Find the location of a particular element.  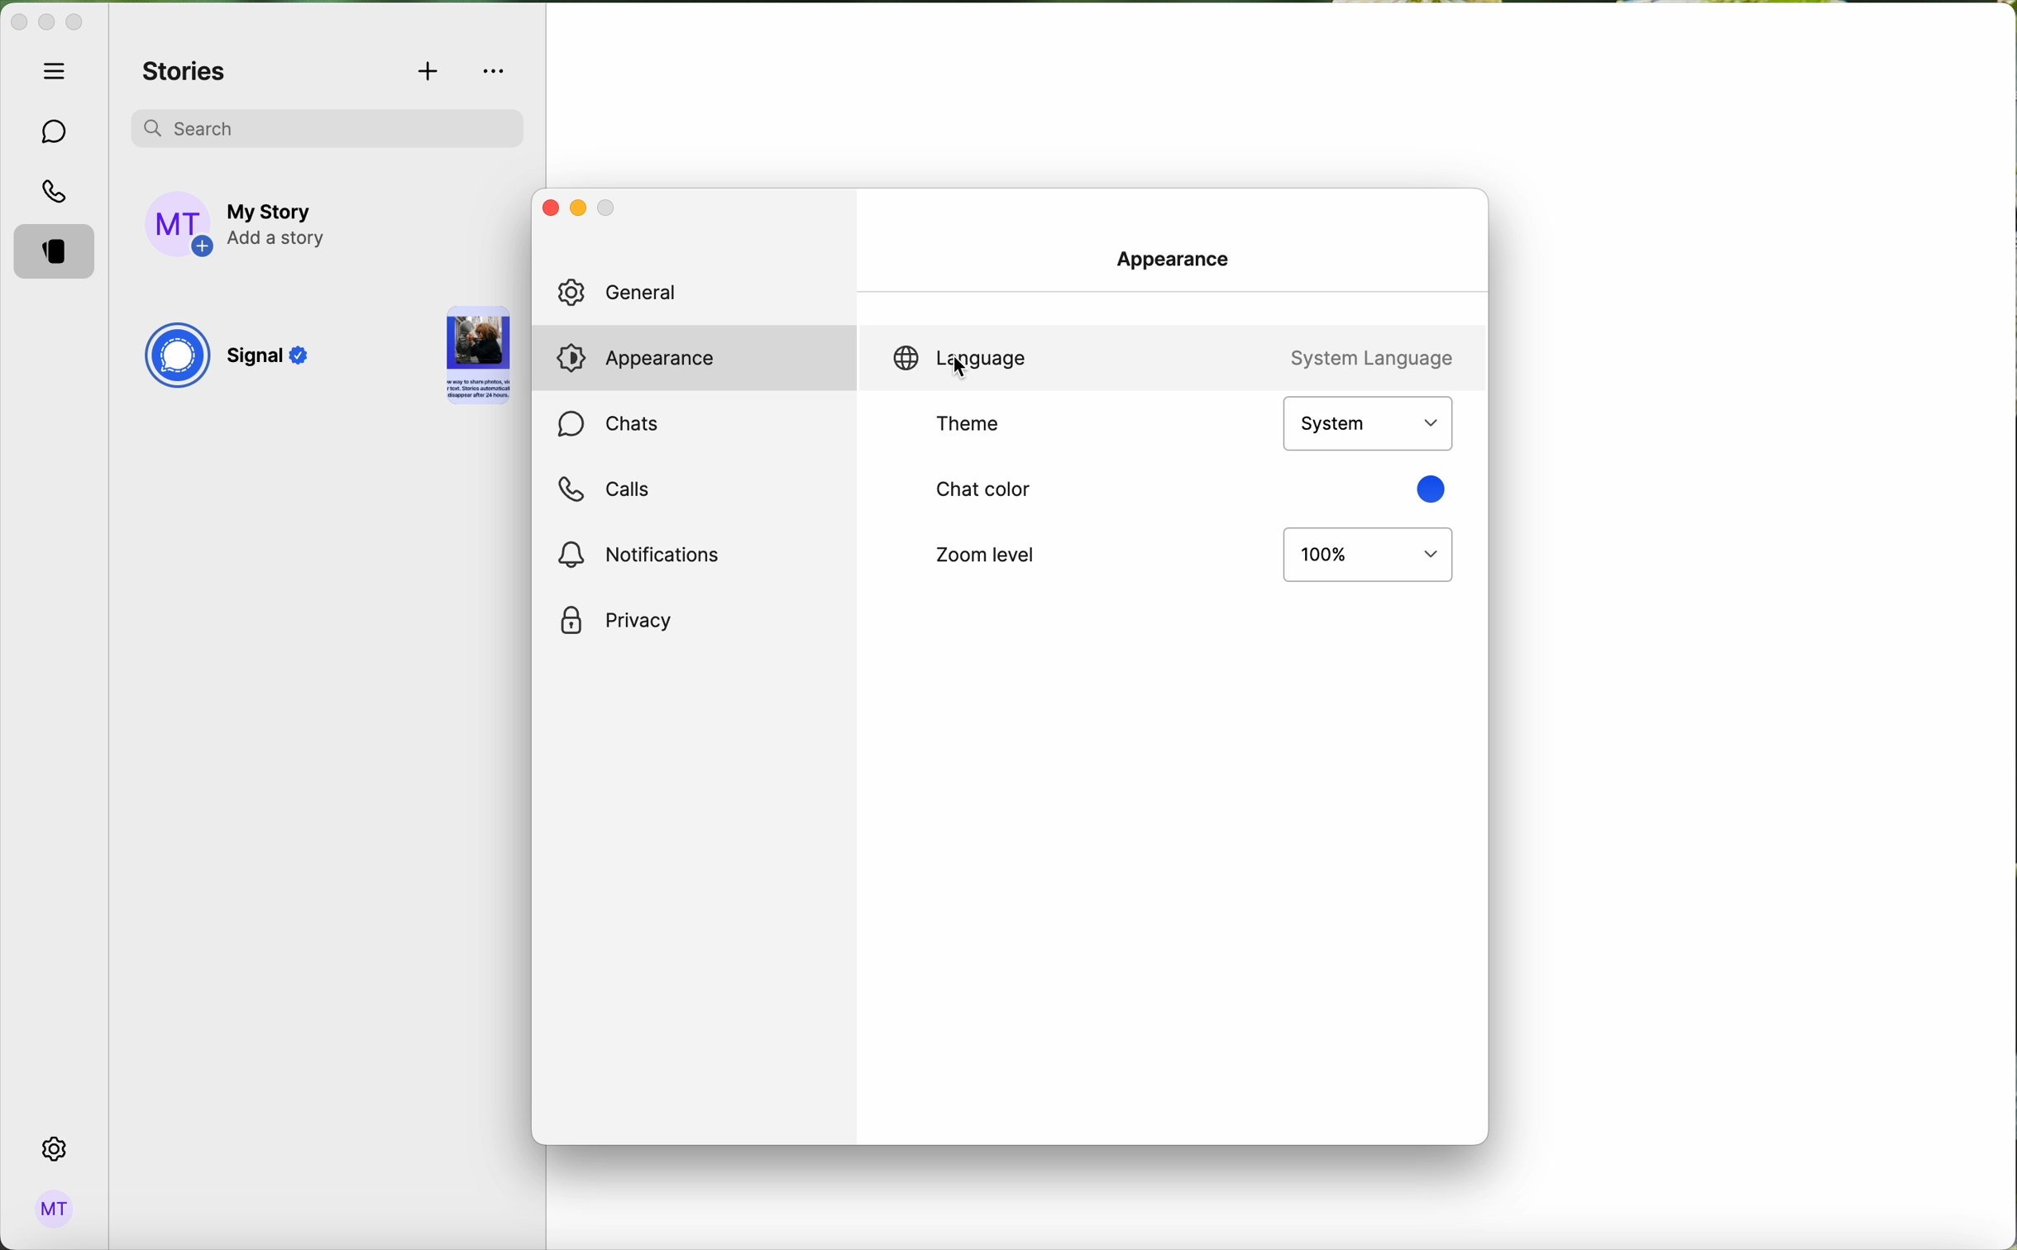

profile photo is located at coordinates (180, 225).